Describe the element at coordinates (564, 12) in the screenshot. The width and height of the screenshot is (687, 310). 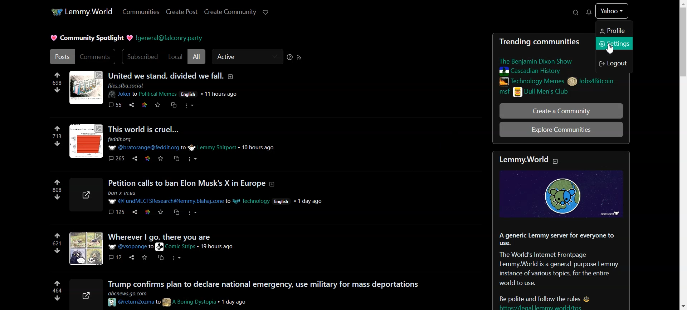
I see `Search` at that location.